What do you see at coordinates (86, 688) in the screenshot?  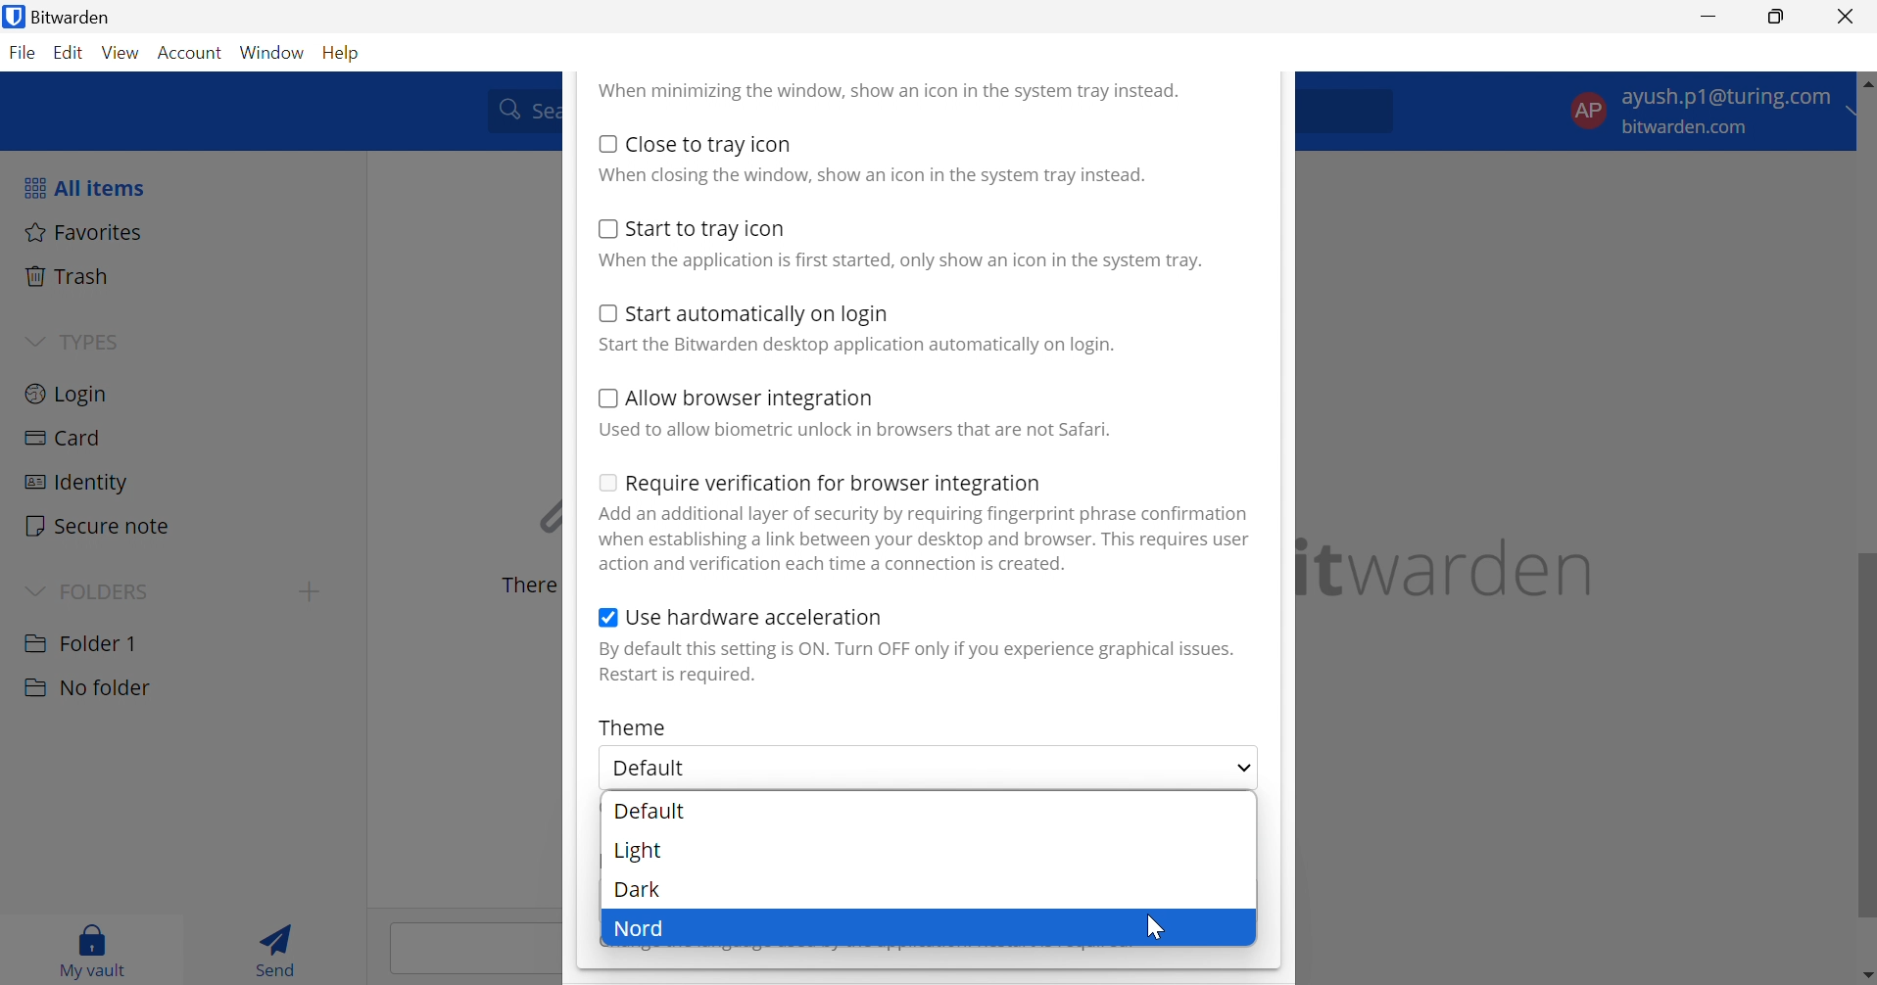 I see `No folder` at bounding box center [86, 688].